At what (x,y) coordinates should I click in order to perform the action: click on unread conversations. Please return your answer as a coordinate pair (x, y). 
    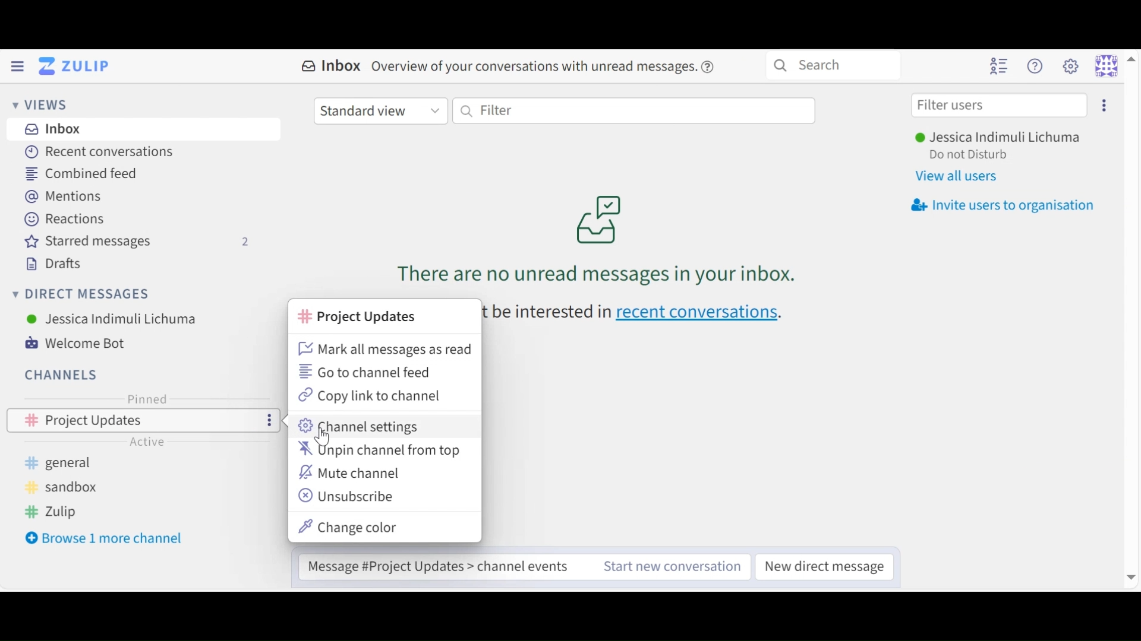
    Looking at the image, I should click on (596, 240).